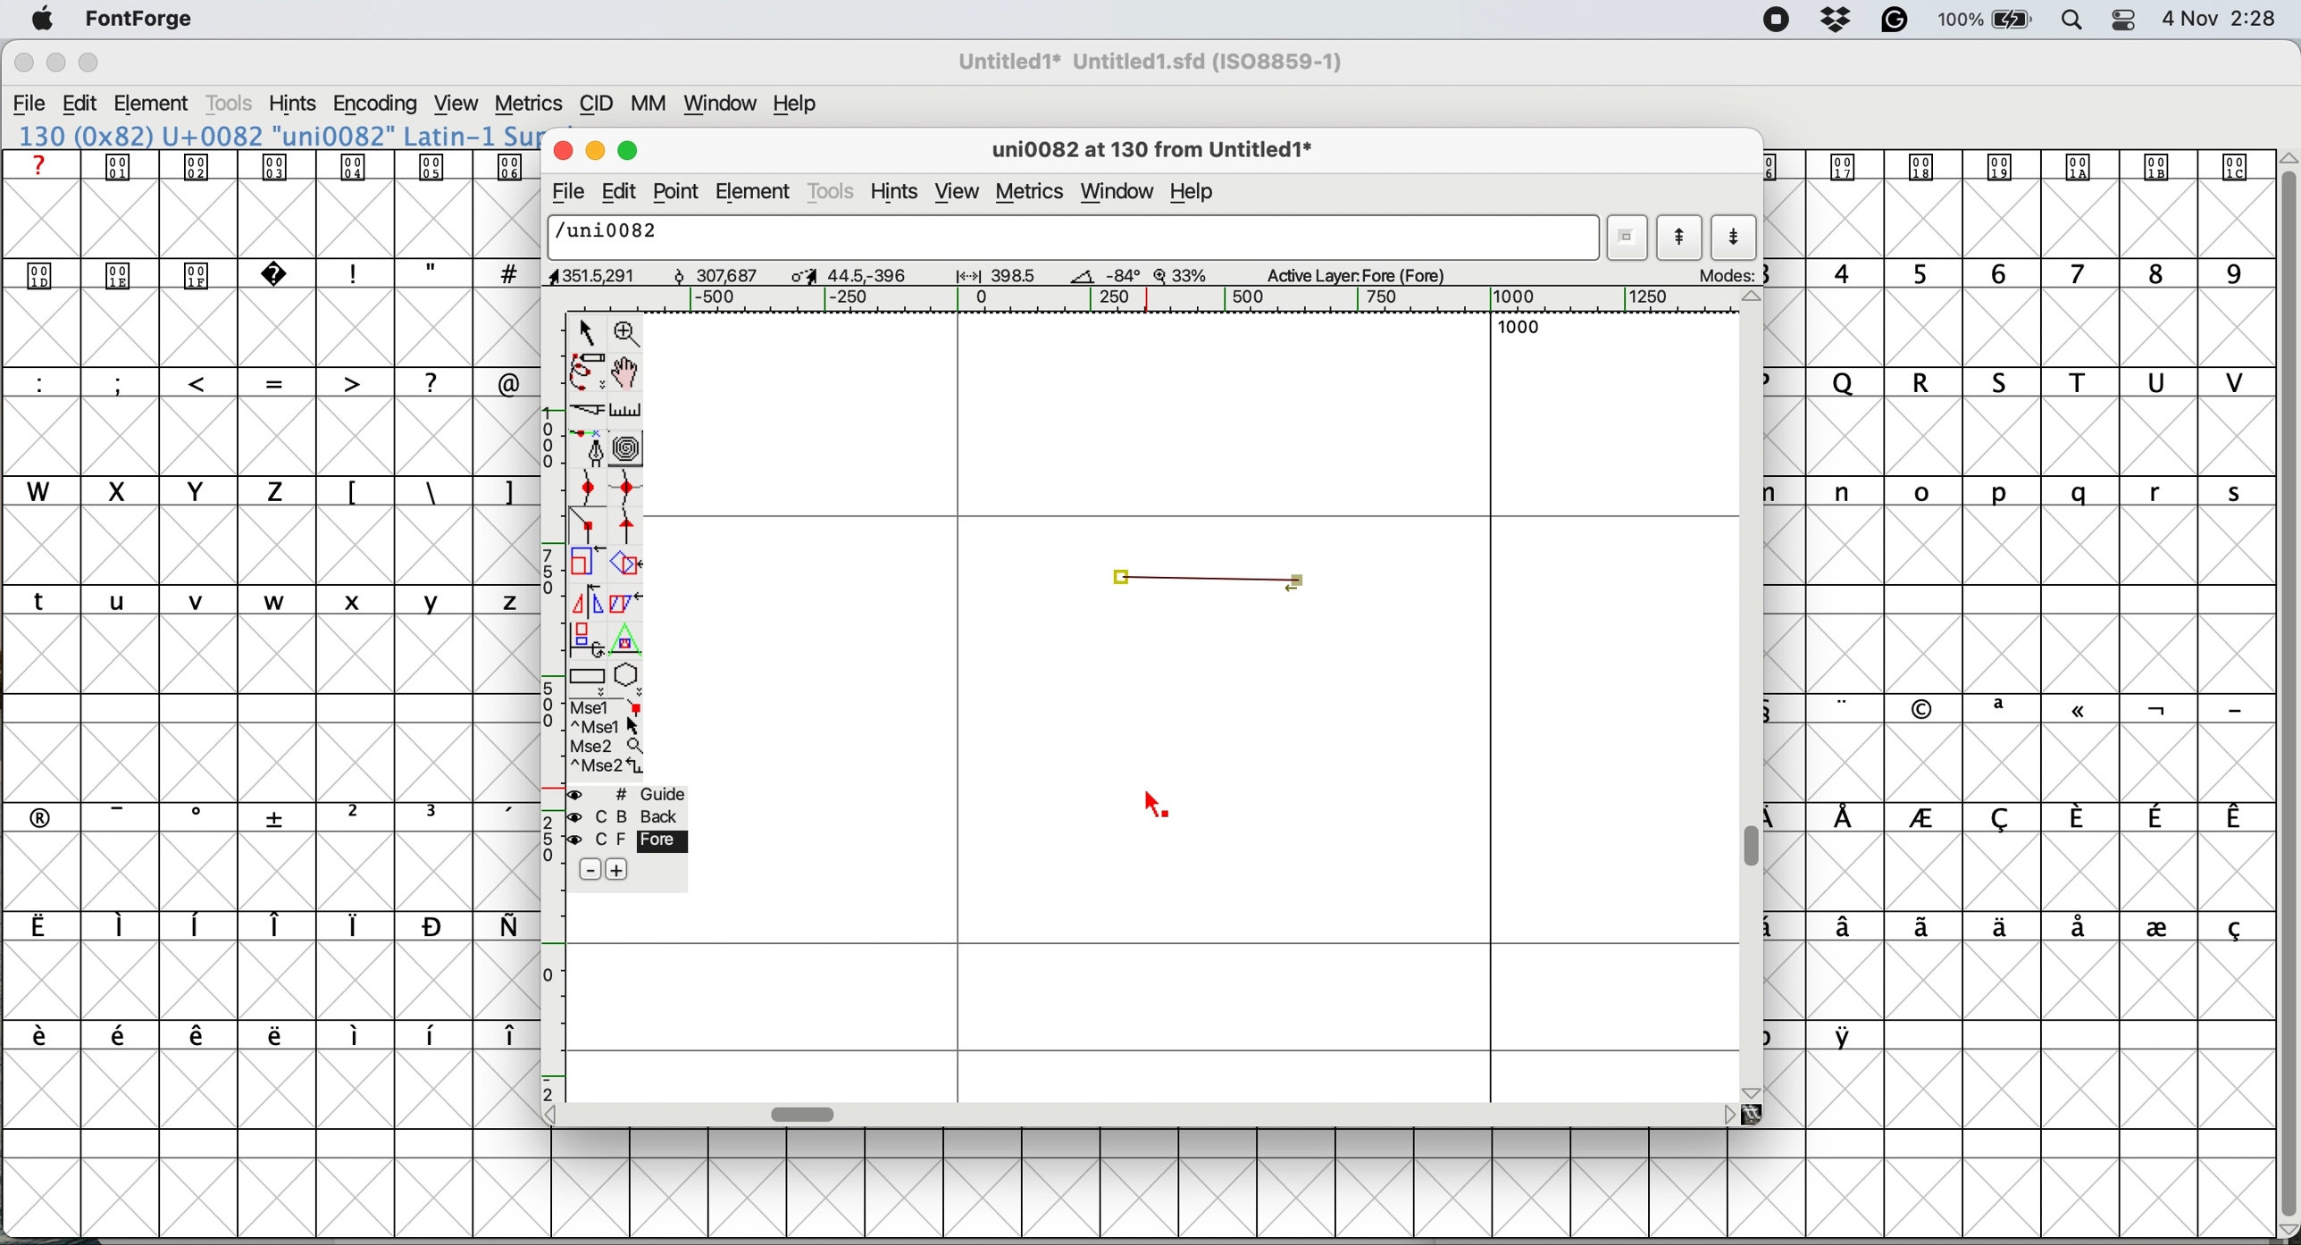  I want to click on screen recorder, so click(1778, 21).